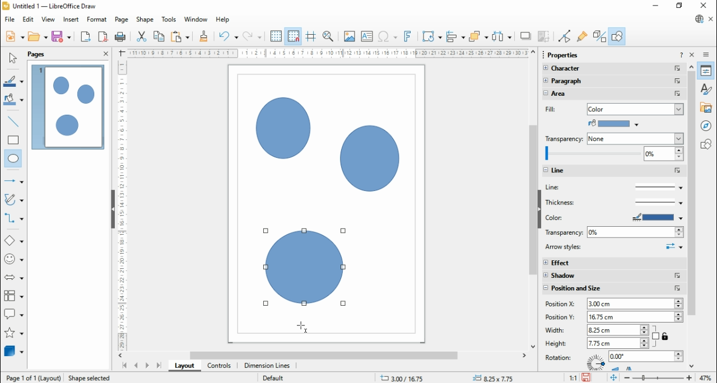 Image resolution: width=717 pixels, height=383 pixels. I want to click on block arrows, so click(15, 278).